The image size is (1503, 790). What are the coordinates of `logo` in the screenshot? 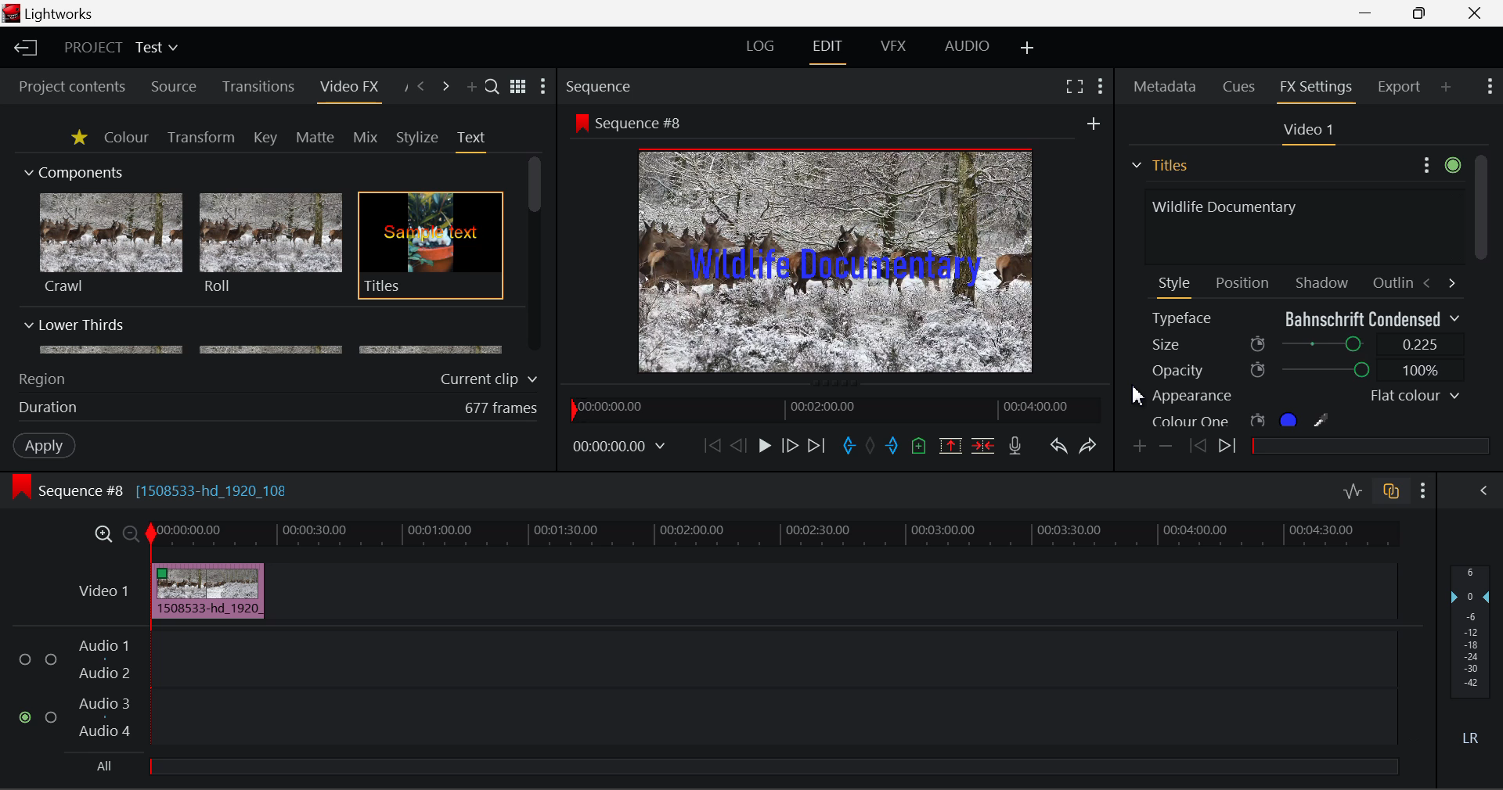 It's located at (13, 13).